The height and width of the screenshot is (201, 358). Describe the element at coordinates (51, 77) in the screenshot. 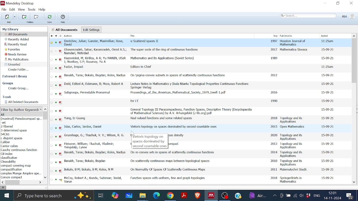

I see `Favourite` at that location.